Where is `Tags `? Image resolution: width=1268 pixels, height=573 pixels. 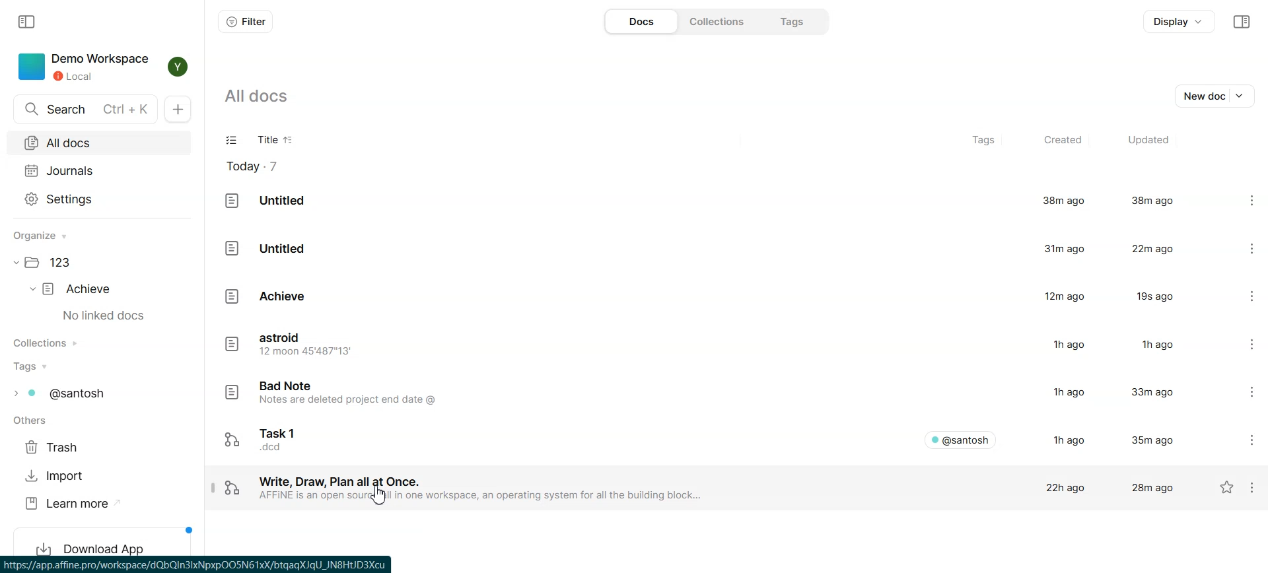
Tags  is located at coordinates (68, 393).